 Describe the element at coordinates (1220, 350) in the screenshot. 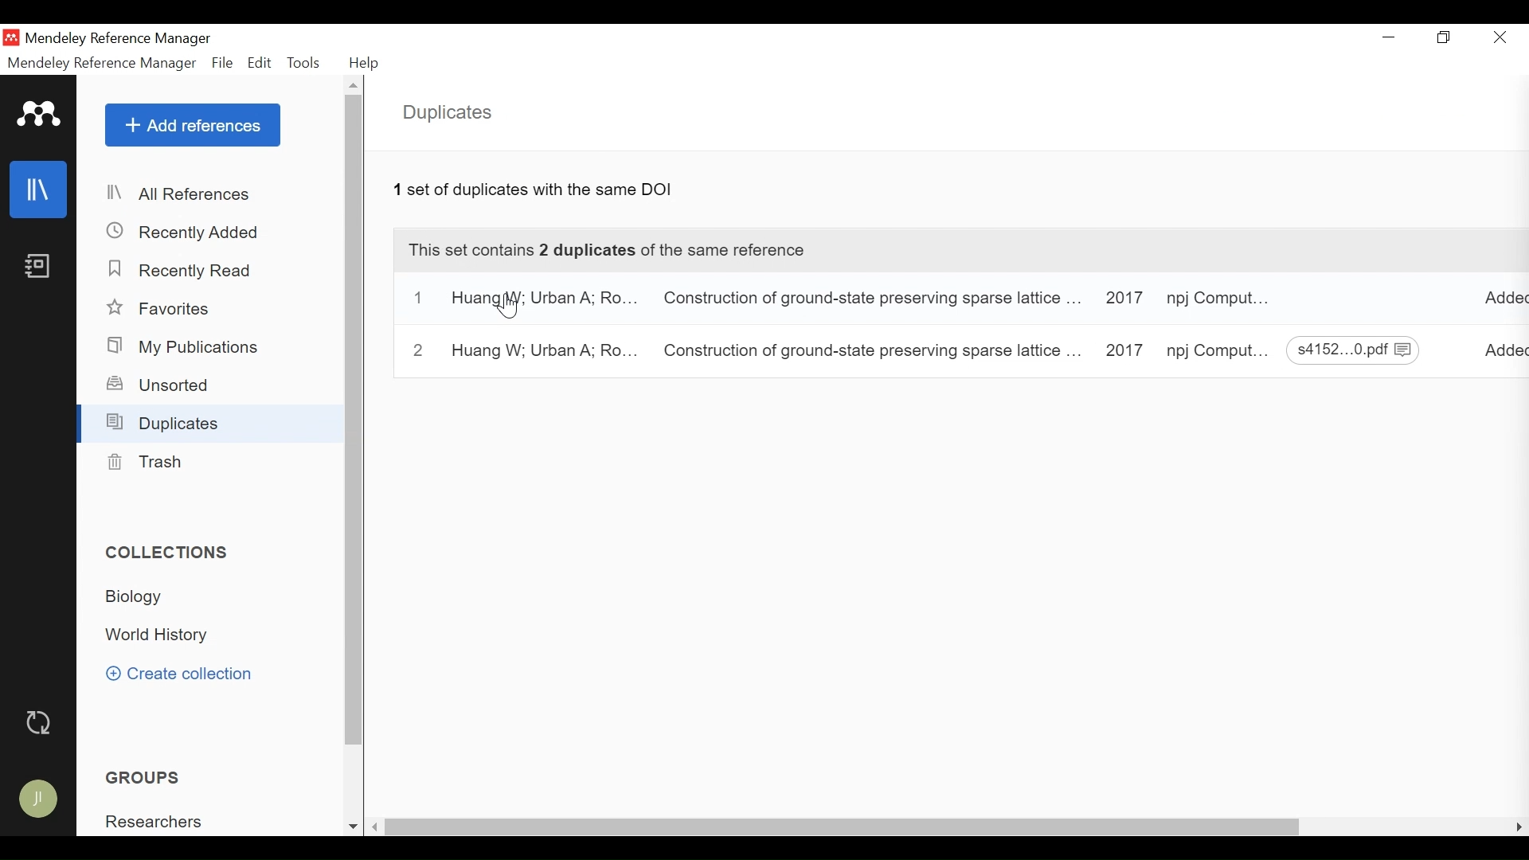

I see `Journal: Computational` at that location.